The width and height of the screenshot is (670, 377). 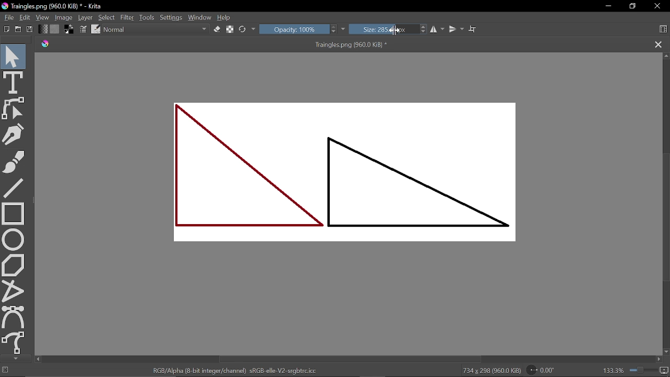 I want to click on Save, so click(x=29, y=30).